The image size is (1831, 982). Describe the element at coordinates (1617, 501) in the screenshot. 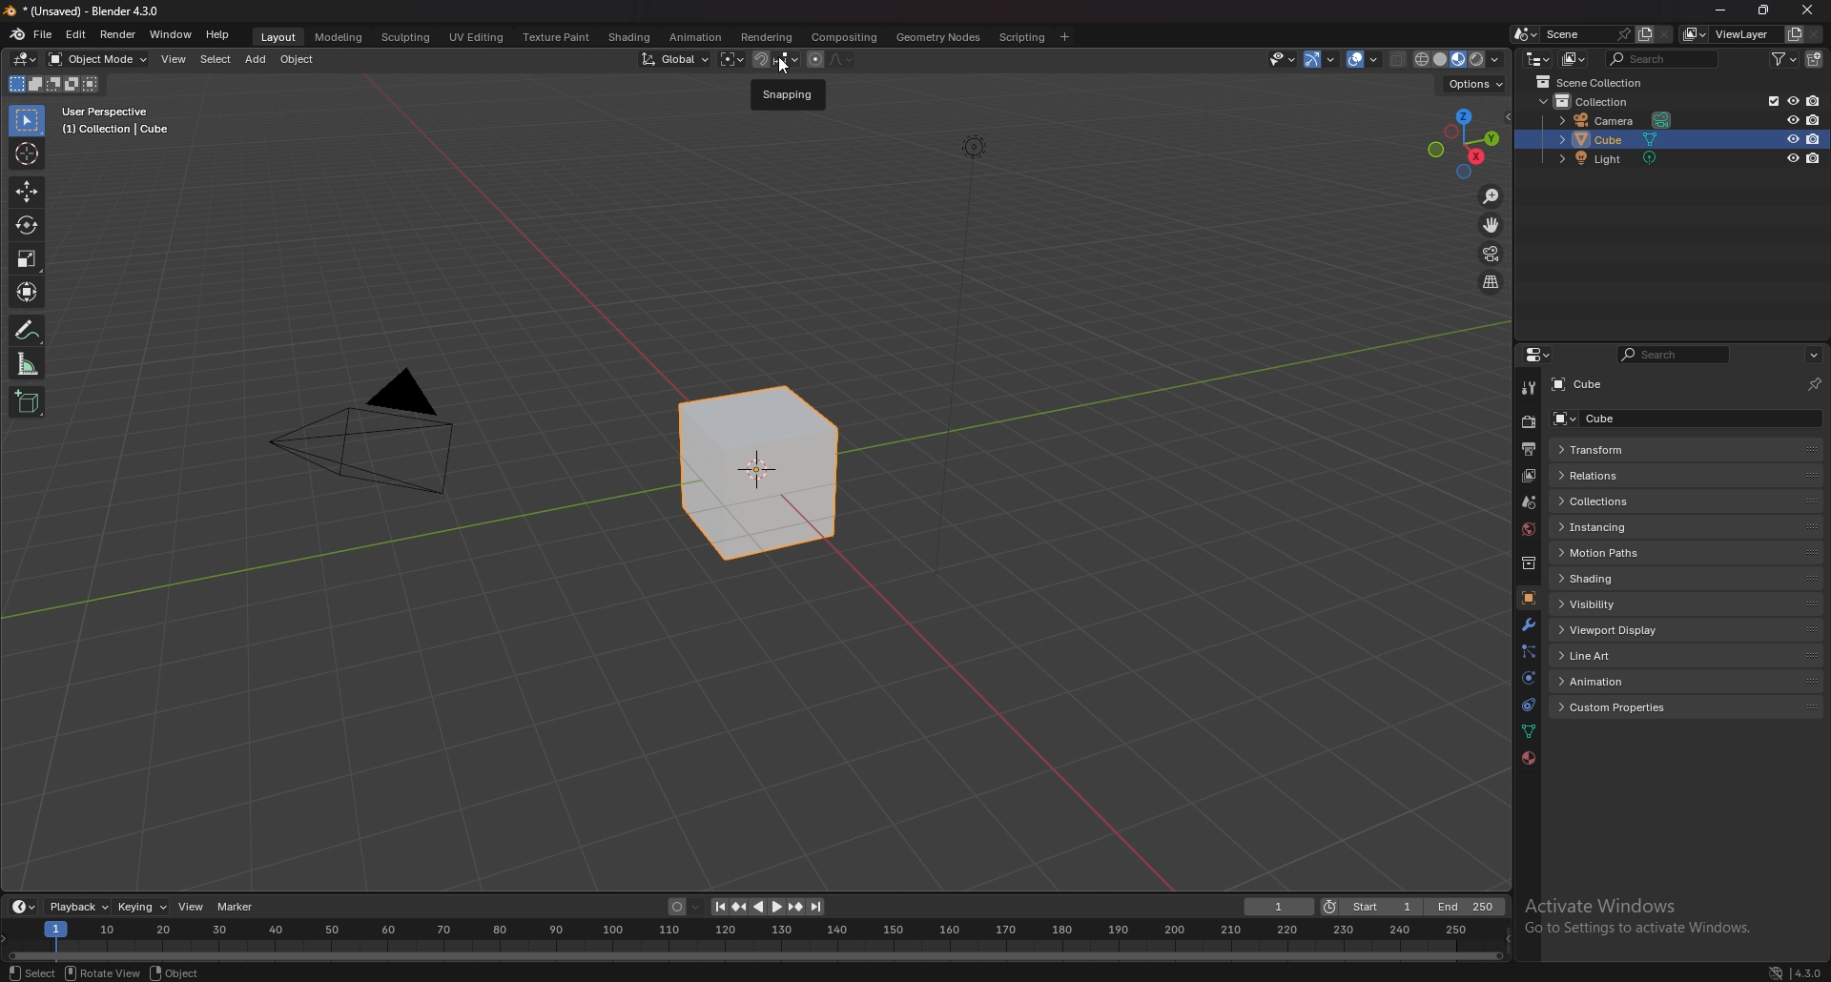

I see `collections` at that location.